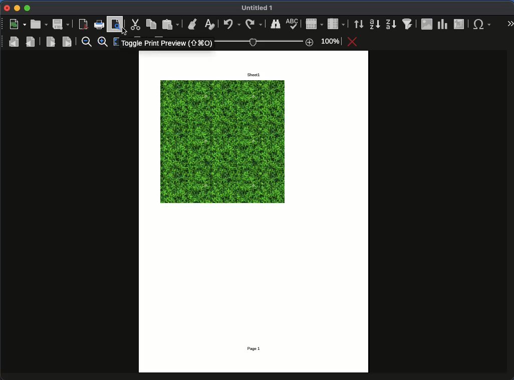 The image size is (514, 380). Describe the element at coordinates (14, 41) in the screenshot. I see `first page` at that location.